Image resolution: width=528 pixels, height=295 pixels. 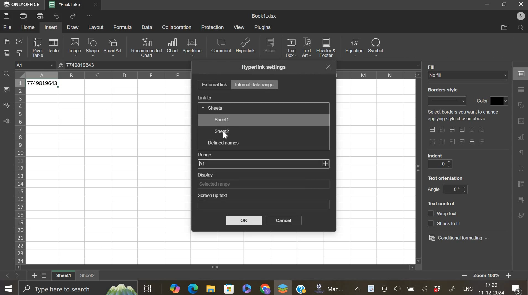 What do you see at coordinates (494, 276) in the screenshot?
I see `zoom` at bounding box center [494, 276].